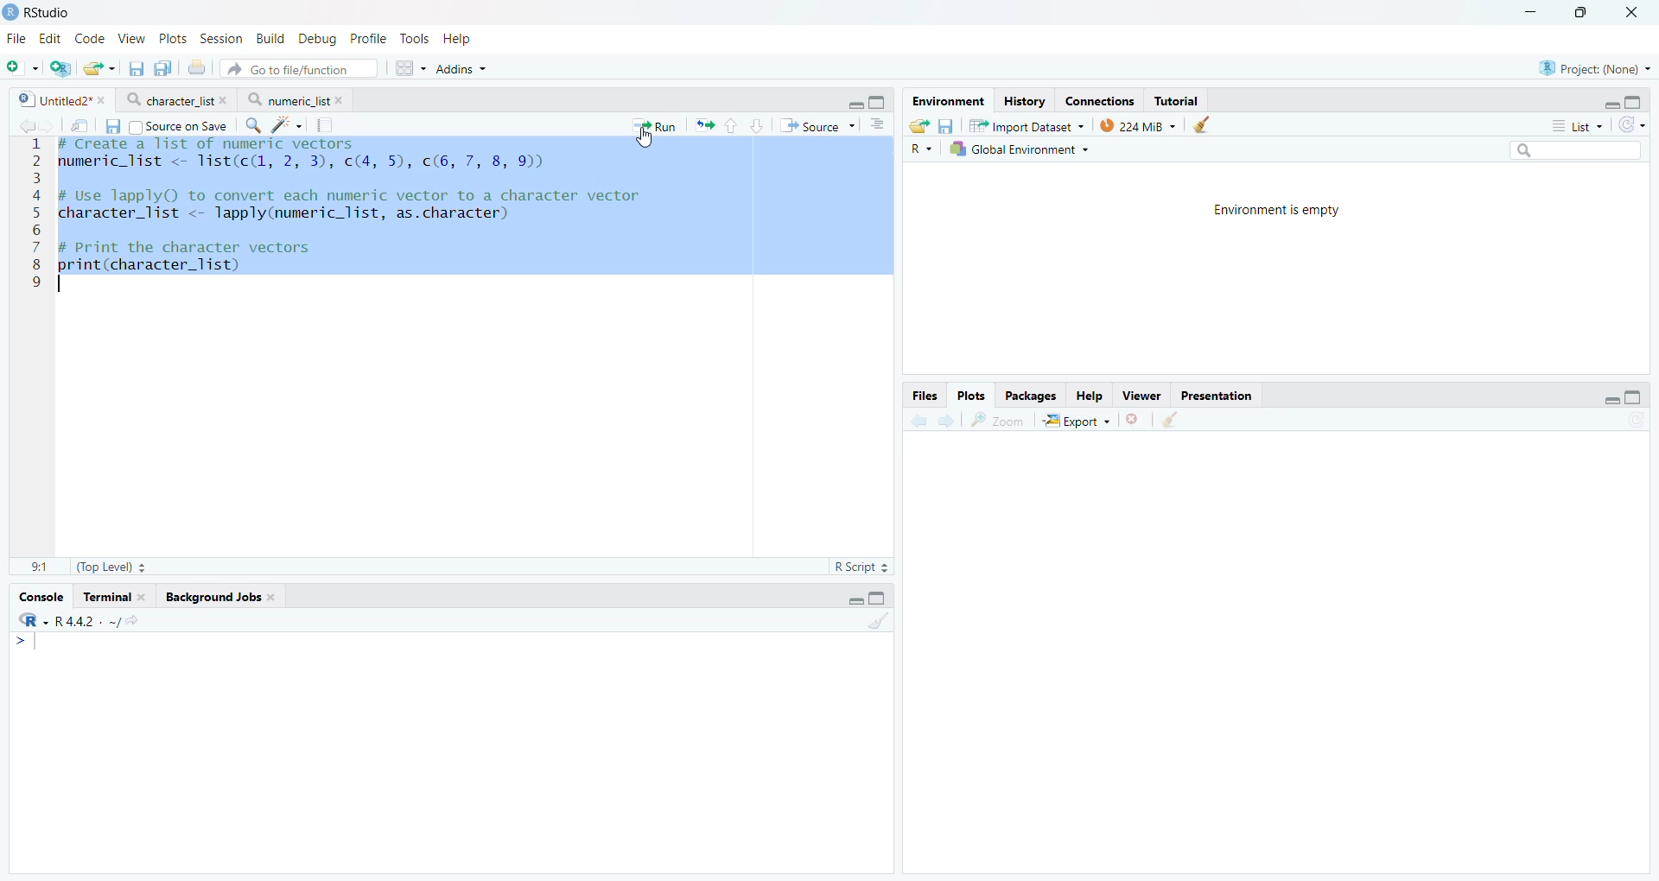 The image size is (1659, 881). What do you see at coordinates (1635, 12) in the screenshot?
I see `Close` at bounding box center [1635, 12].